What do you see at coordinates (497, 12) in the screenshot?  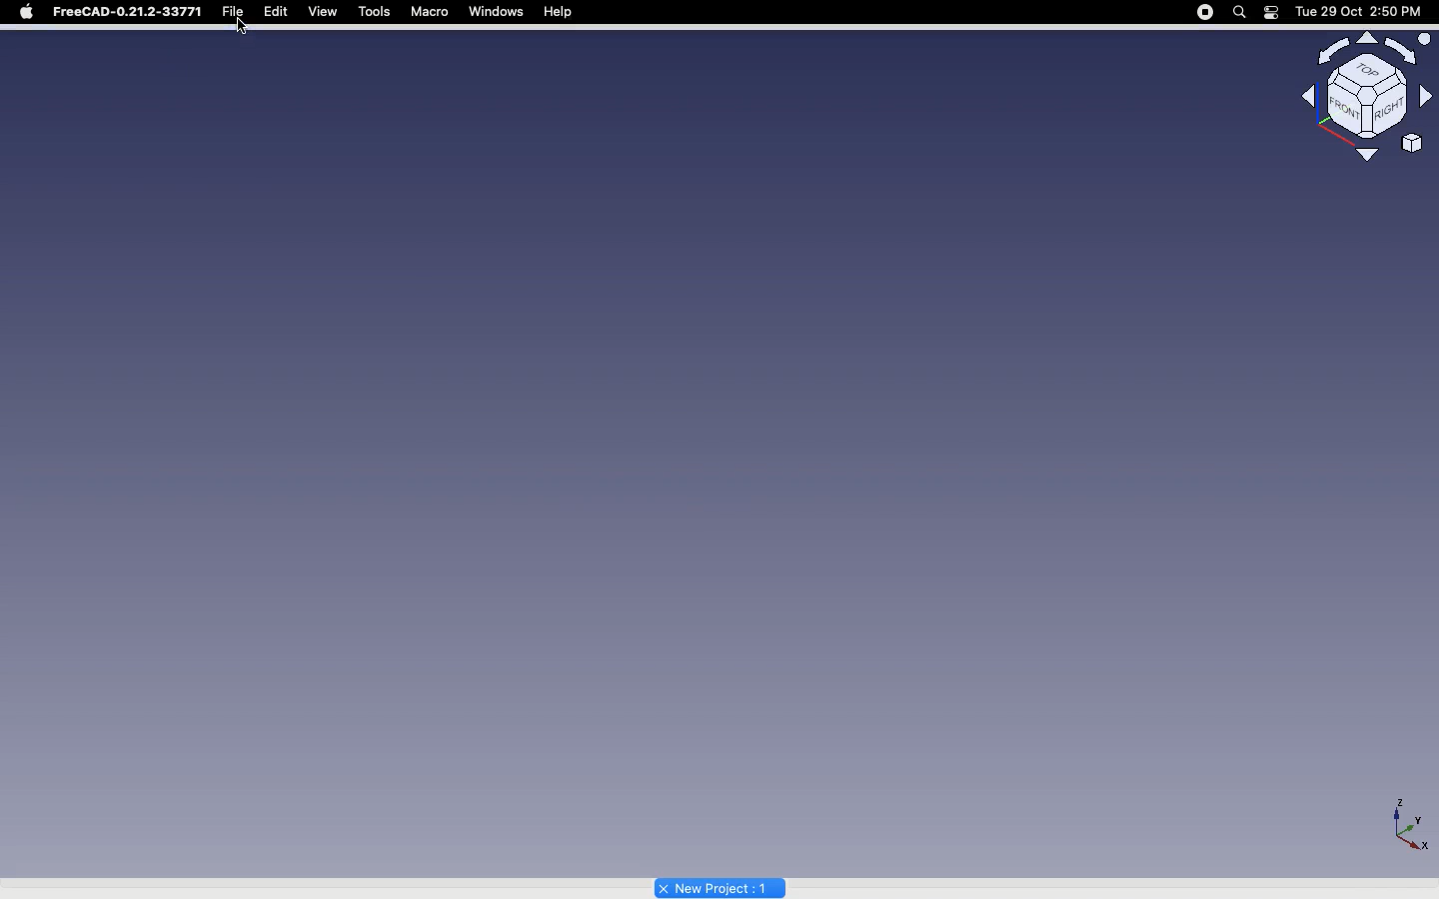 I see `Windows` at bounding box center [497, 12].